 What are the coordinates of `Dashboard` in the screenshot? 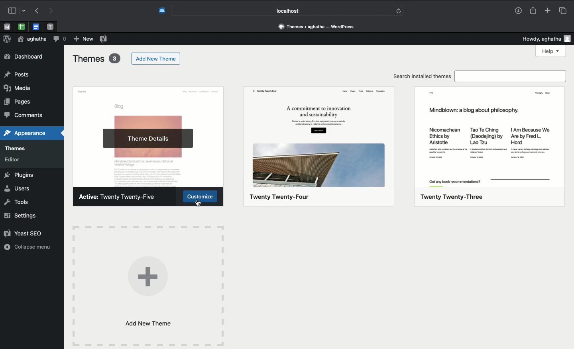 It's located at (25, 57).